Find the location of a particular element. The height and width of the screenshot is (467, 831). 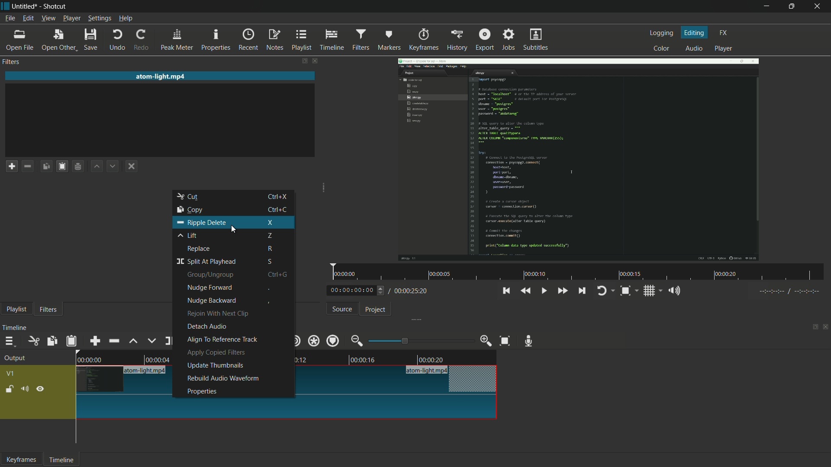

move out is located at coordinates (357, 341).